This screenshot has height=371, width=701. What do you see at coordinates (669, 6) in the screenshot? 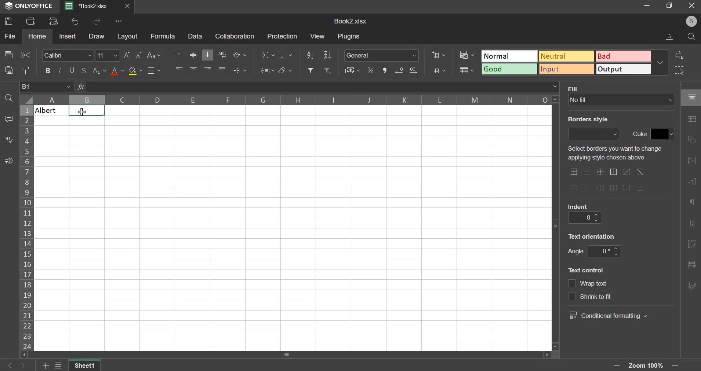
I see `maximise` at bounding box center [669, 6].